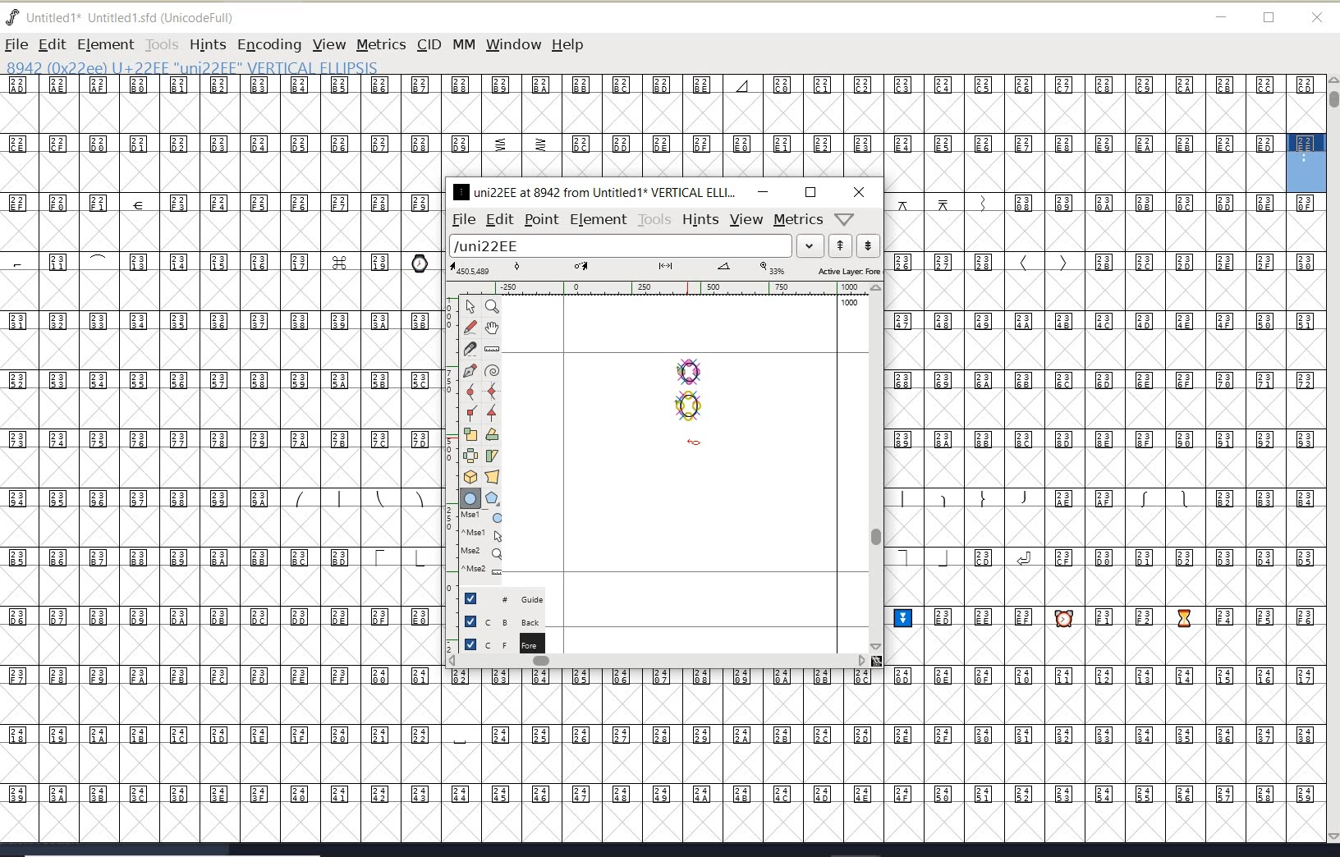 The image size is (1340, 857). Describe the element at coordinates (492, 306) in the screenshot. I see `magnify` at that location.